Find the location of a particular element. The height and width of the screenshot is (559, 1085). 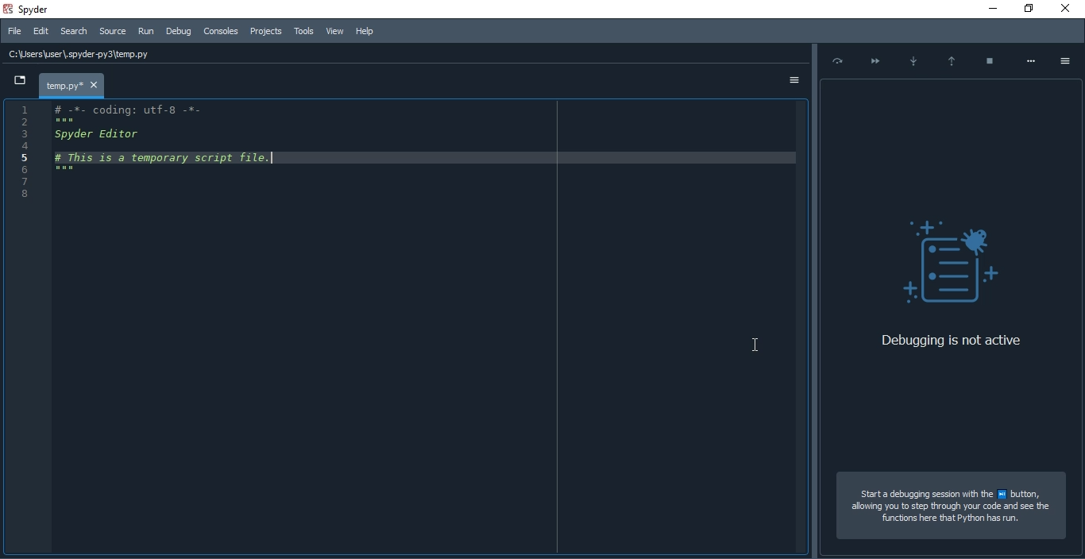

restore is located at coordinates (1028, 9).